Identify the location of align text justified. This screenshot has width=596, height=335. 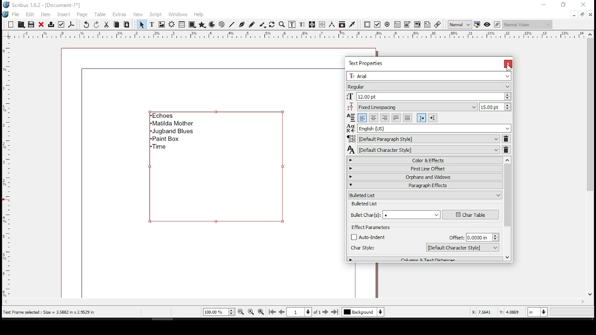
(396, 118).